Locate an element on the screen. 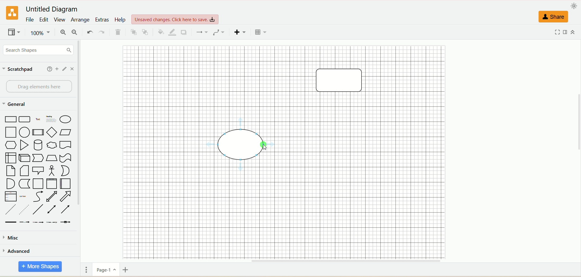 The image size is (581, 277). horizontal scroll bar is located at coordinates (329, 261).